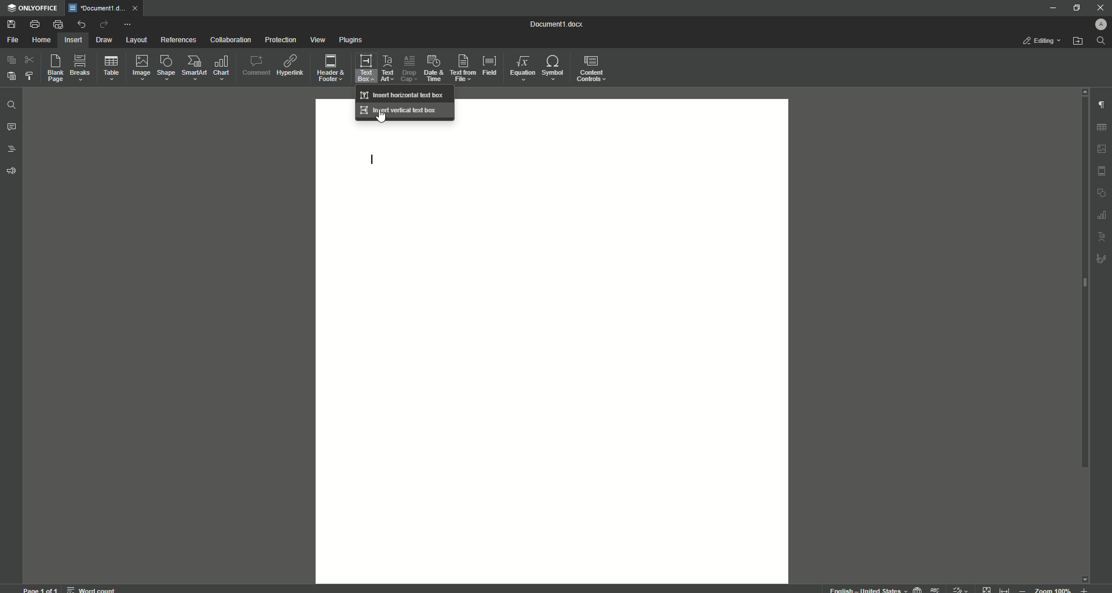  I want to click on Restore, so click(1075, 8).